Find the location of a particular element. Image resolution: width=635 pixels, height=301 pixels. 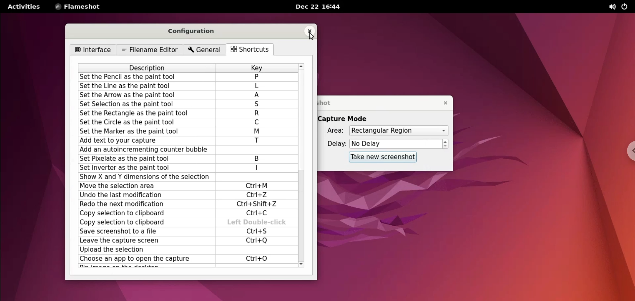

P is located at coordinates (256, 77).